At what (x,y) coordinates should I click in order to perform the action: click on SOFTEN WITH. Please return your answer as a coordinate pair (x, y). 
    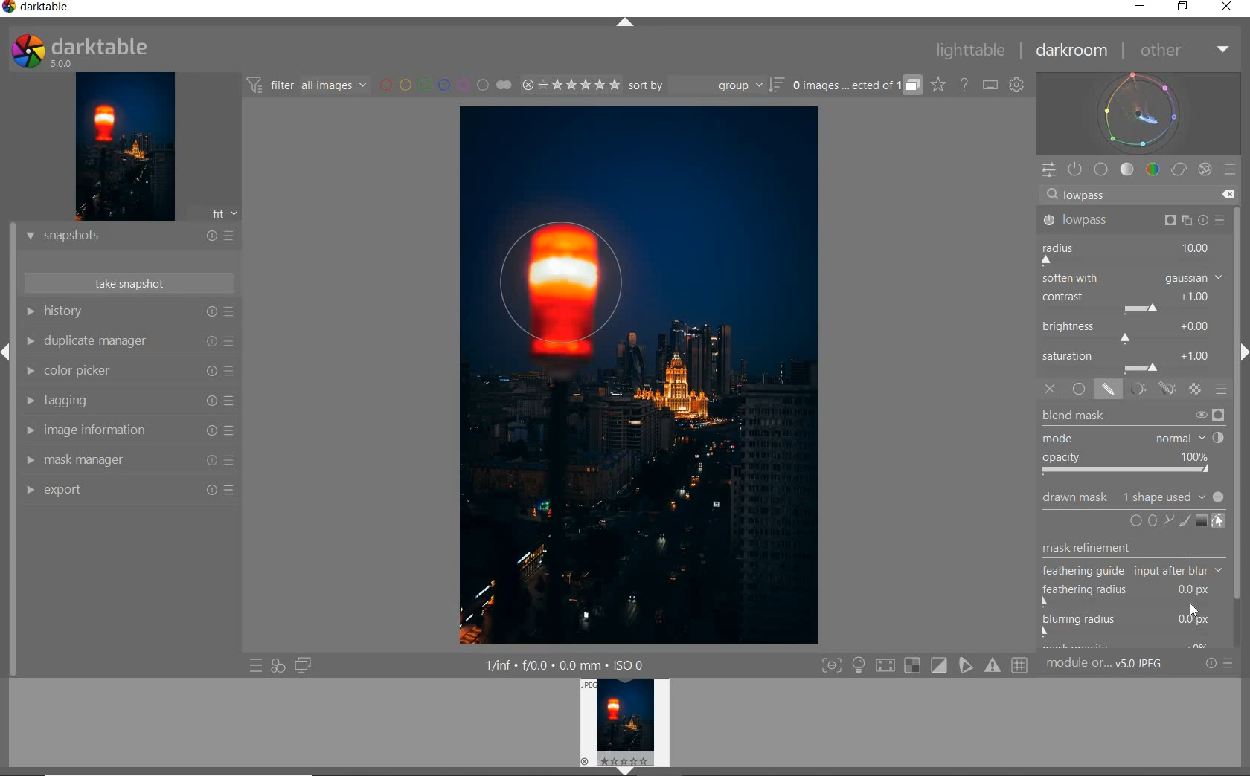
    Looking at the image, I should click on (1132, 279).